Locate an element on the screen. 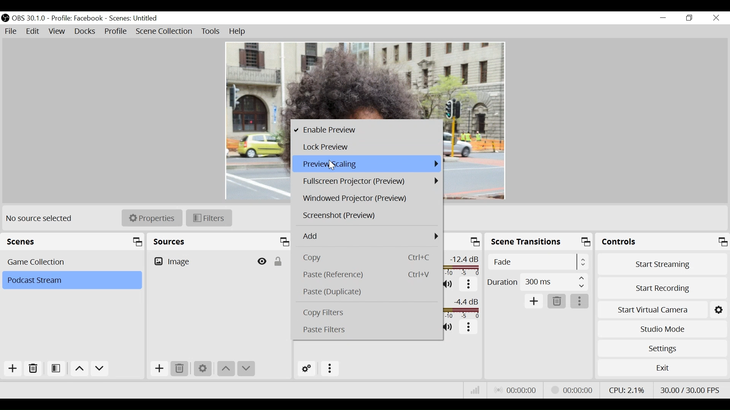 This screenshot has height=410, width=730. (un)lock is located at coordinates (277, 262).